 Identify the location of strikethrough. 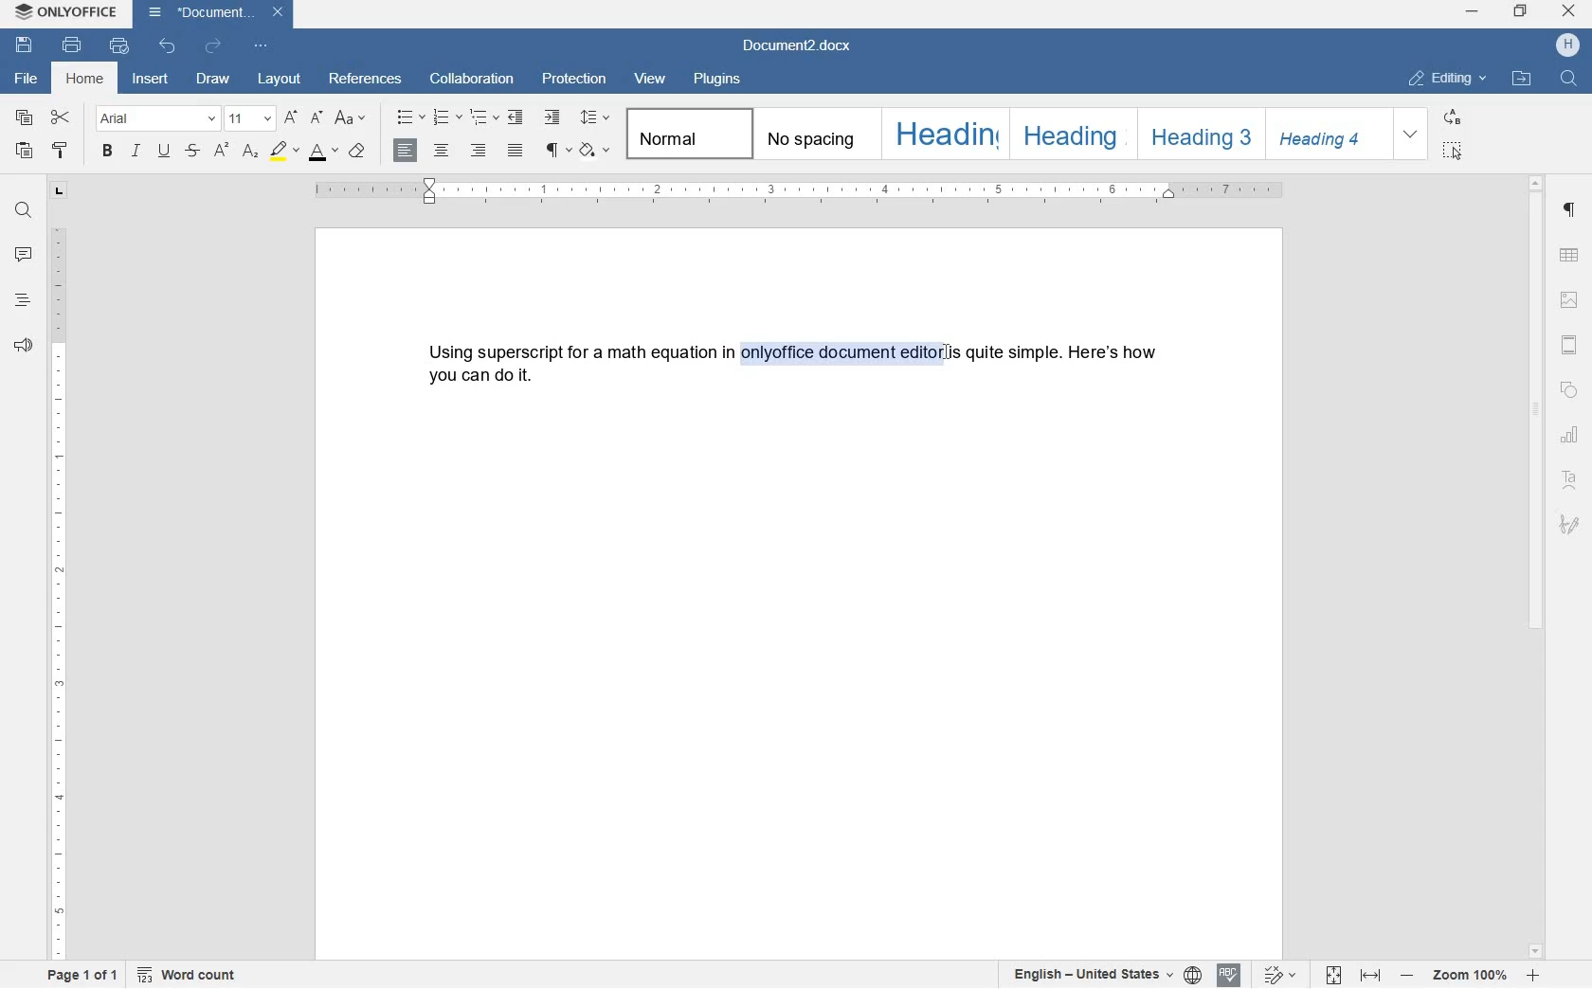
(192, 152).